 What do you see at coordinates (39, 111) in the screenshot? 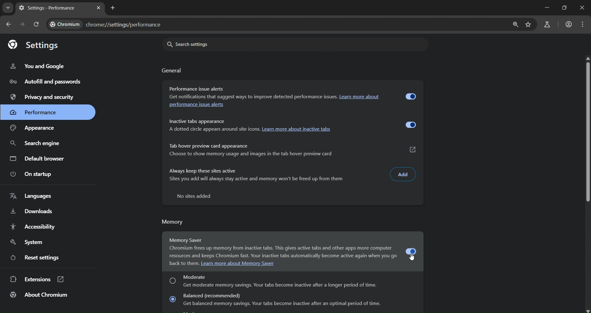
I see `performance` at bounding box center [39, 111].